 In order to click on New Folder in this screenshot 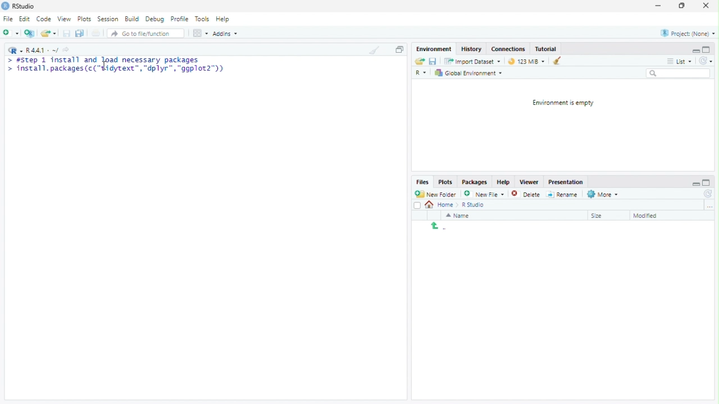, I will do `click(435, 194)`.